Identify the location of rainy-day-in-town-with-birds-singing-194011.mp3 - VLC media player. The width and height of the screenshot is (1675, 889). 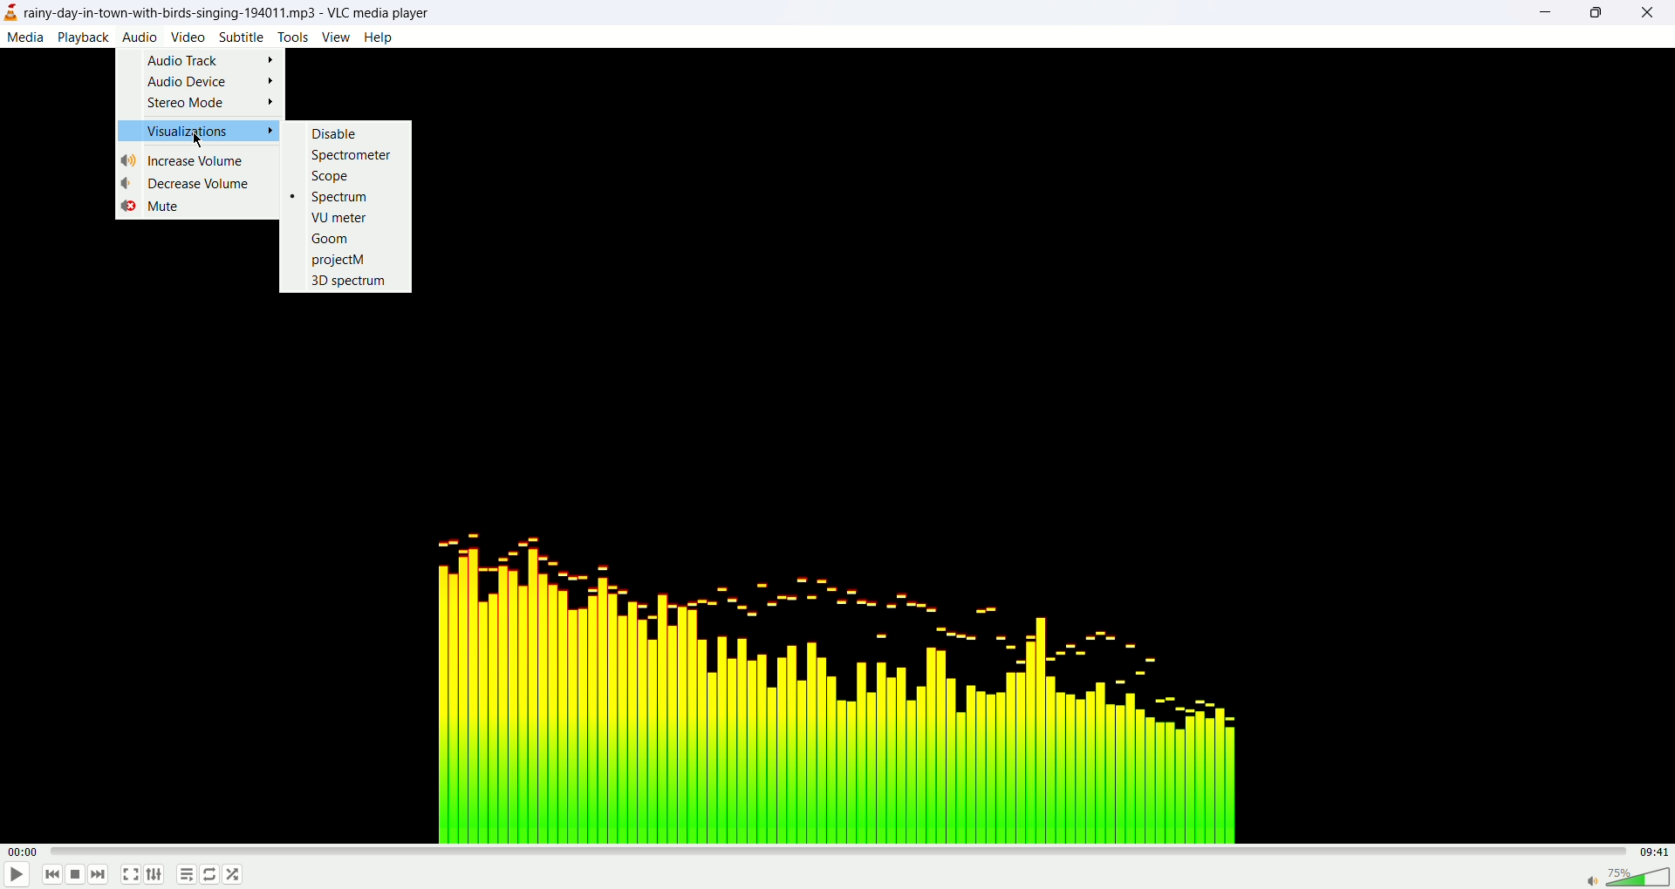
(238, 11).